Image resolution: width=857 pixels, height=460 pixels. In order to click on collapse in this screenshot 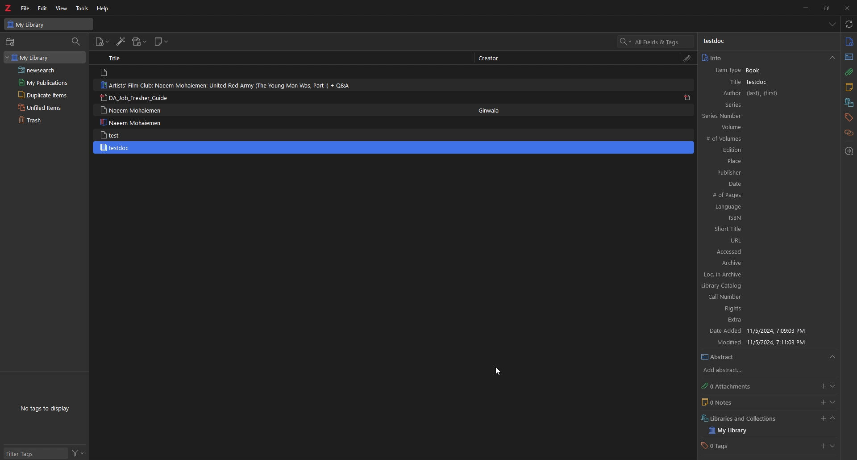, I will do `click(832, 419)`.